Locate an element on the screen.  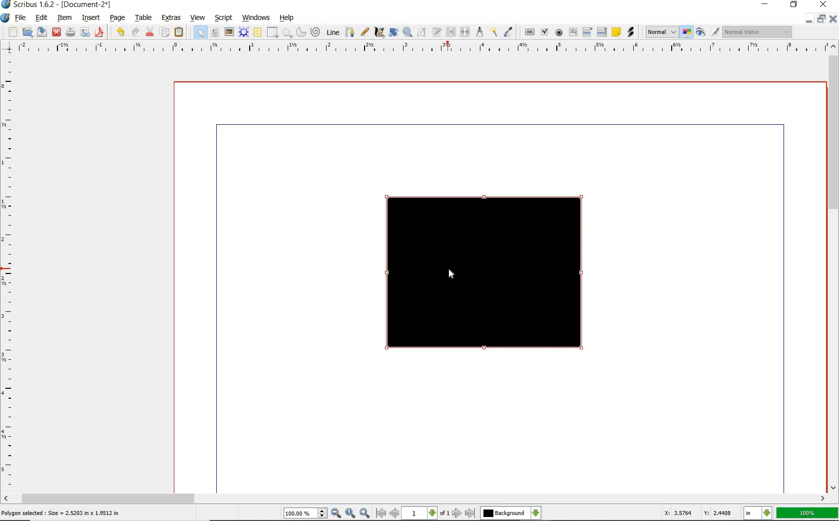
select item is located at coordinates (198, 32).